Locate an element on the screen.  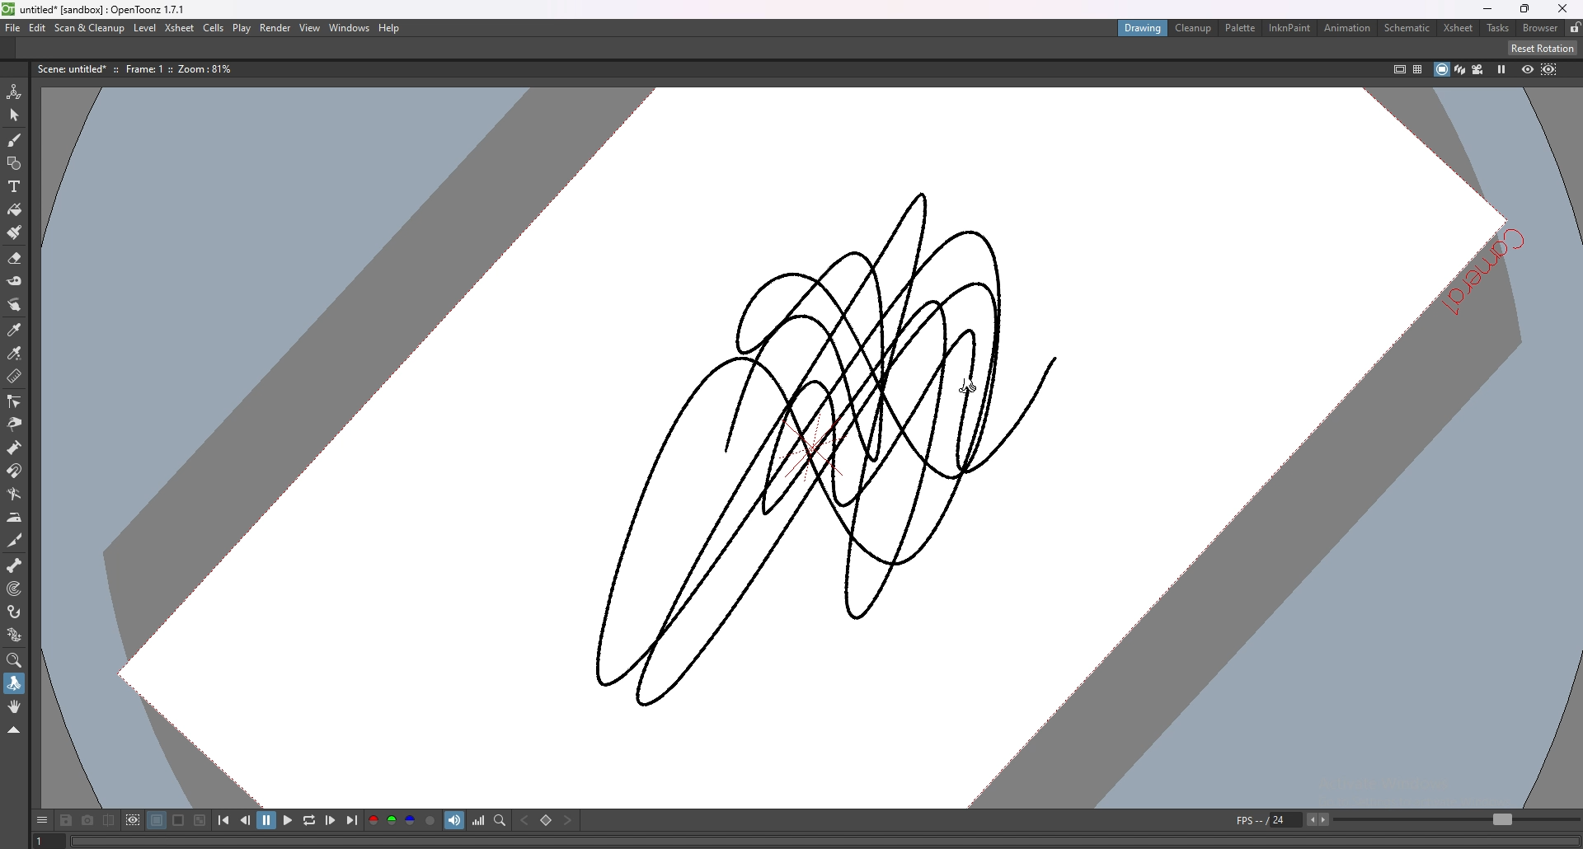
freeze is located at coordinates (1501, 69).